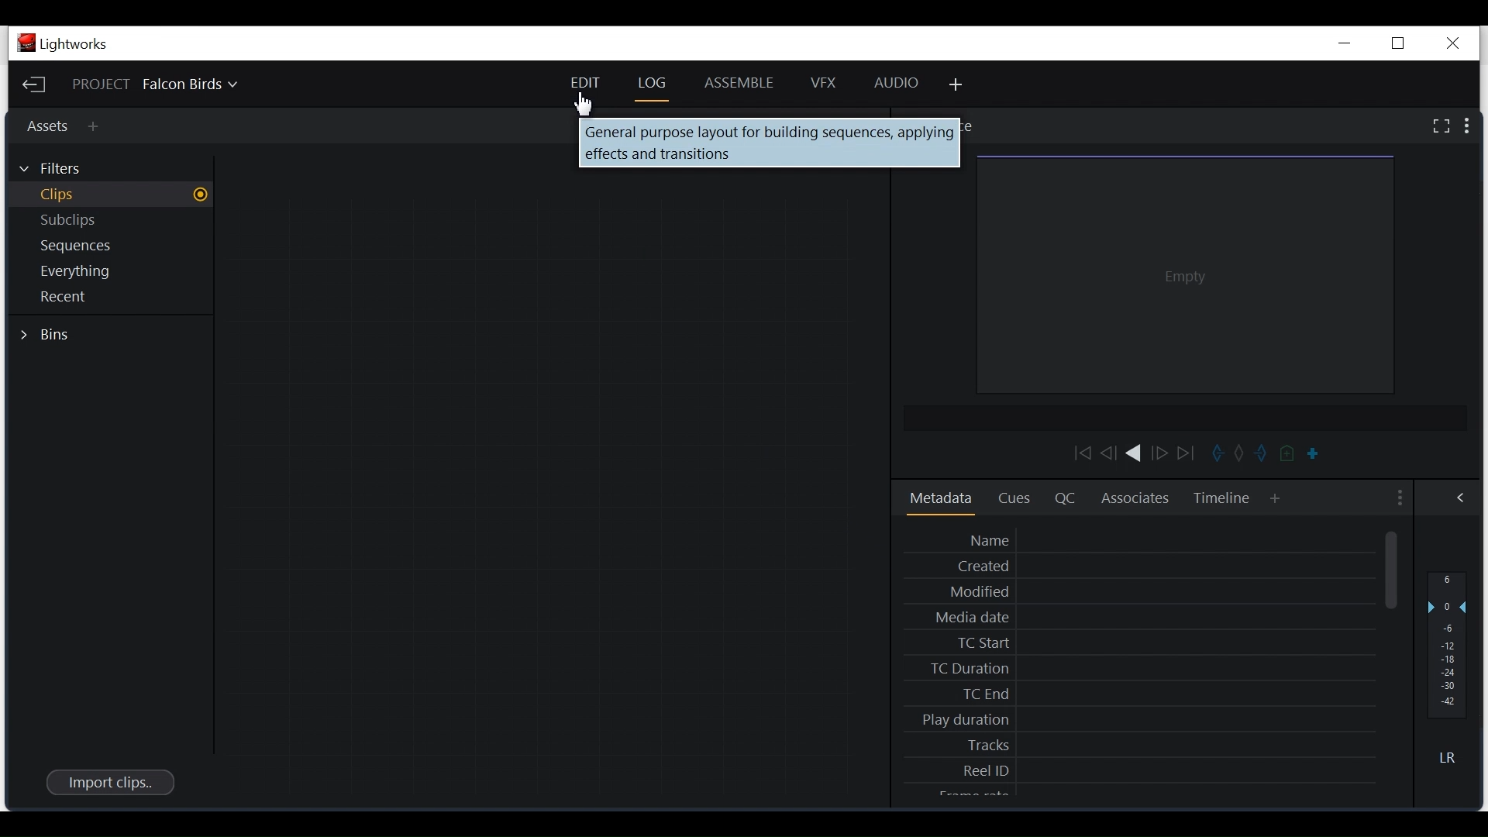 This screenshot has height=837, width=1488. What do you see at coordinates (583, 81) in the screenshot?
I see `Edit` at bounding box center [583, 81].